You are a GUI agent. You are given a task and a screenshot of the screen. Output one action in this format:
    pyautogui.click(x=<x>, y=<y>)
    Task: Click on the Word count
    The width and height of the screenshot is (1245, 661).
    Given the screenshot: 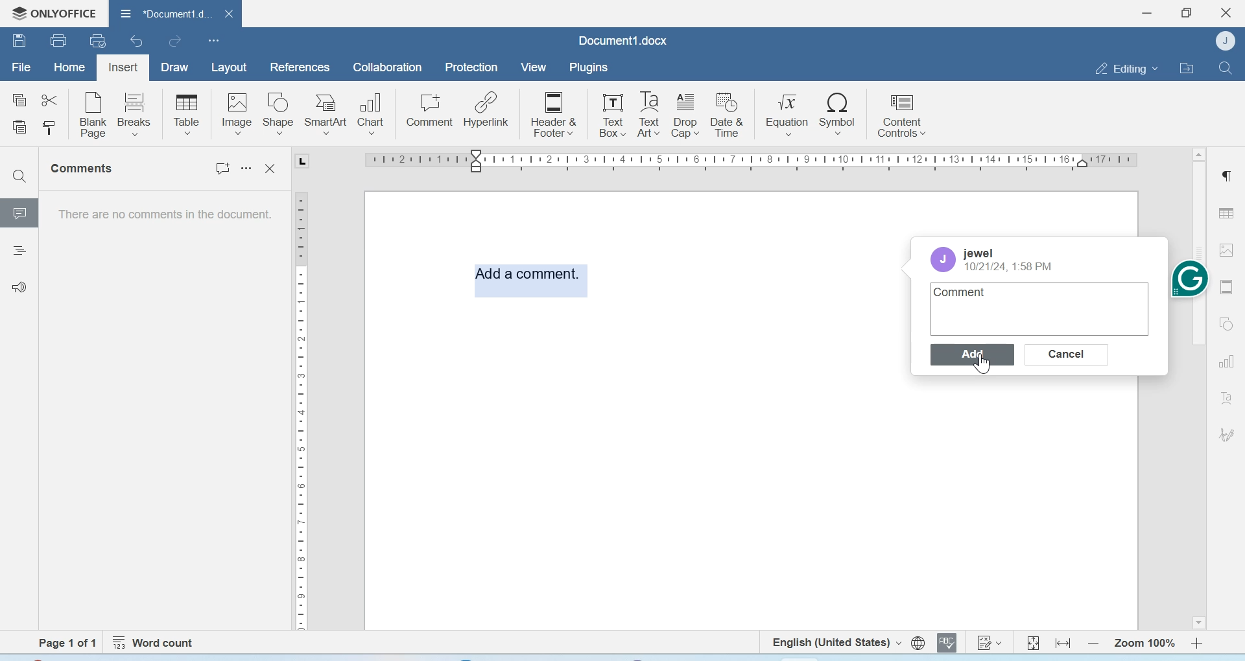 What is the action you would take?
    pyautogui.click(x=156, y=643)
    